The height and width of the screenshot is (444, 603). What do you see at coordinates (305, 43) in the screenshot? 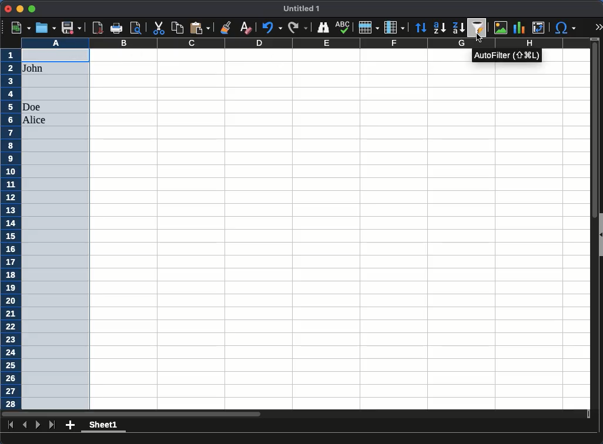
I see `column` at bounding box center [305, 43].